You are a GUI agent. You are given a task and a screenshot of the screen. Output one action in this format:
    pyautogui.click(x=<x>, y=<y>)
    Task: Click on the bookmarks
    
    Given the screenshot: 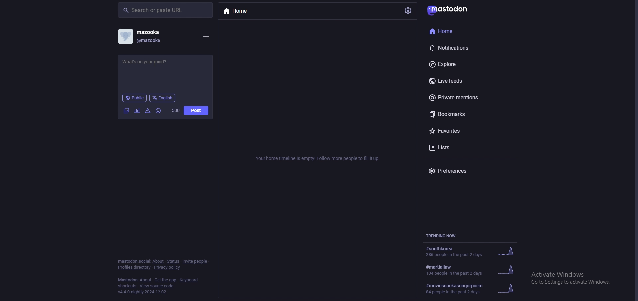 What is the action you would take?
    pyautogui.click(x=467, y=114)
    